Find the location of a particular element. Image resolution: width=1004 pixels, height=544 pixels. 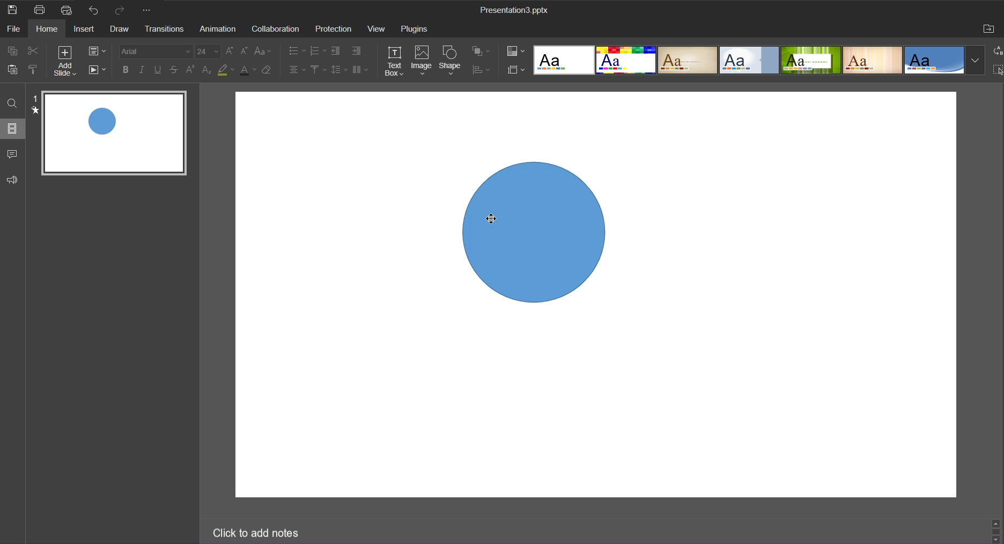

View is located at coordinates (377, 30).